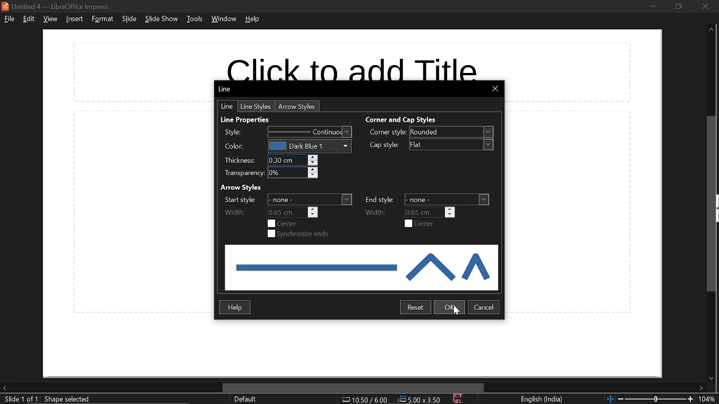 The width and height of the screenshot is (719, 404). I want to click on view, so click(51, 19).